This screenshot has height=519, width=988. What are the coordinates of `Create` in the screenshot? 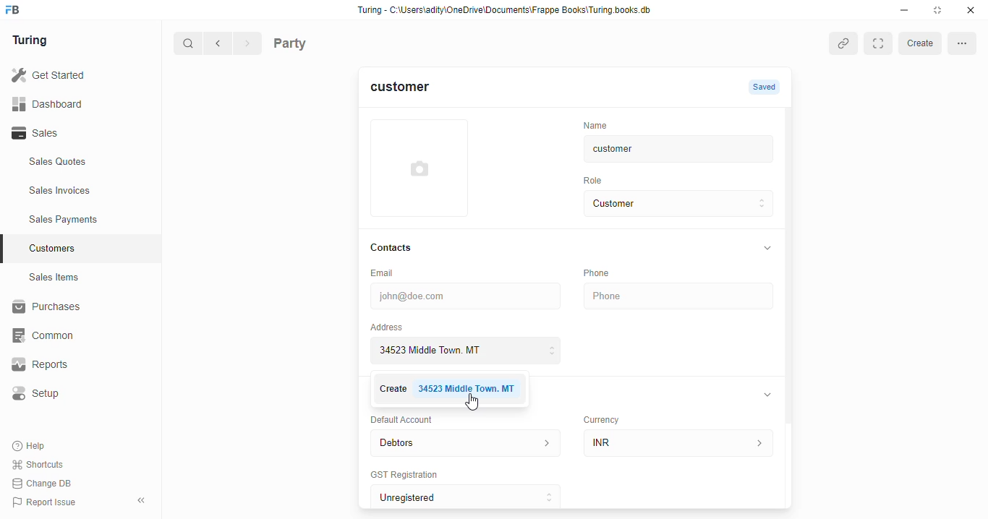 It's located at (393, 388).